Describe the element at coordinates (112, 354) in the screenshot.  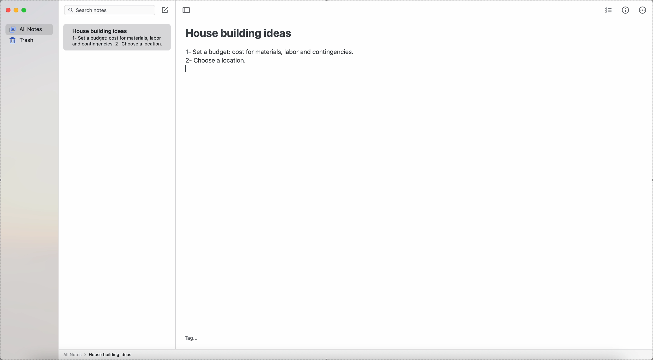
I see `house building ideas` at that location.